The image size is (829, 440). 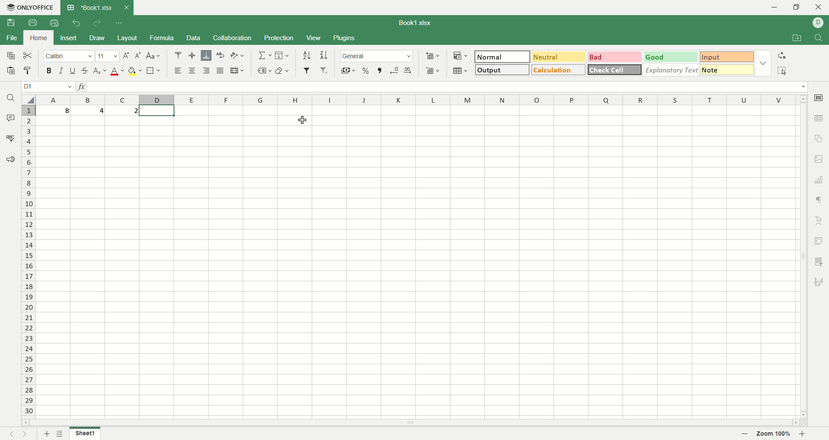 What do you see at coordinates (191, 70) in the screenshot?
I see `align center` at bounding box center [191, 70].